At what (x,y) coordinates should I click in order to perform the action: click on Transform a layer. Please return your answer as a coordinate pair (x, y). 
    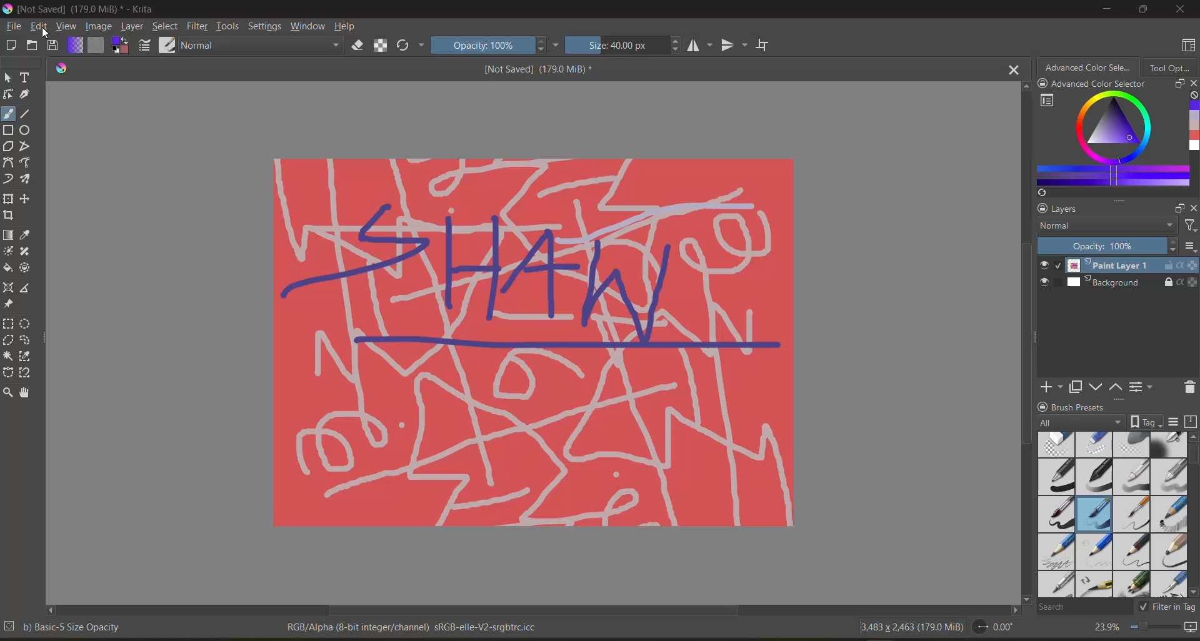
    Looking at the image, I should click on (8, 198).